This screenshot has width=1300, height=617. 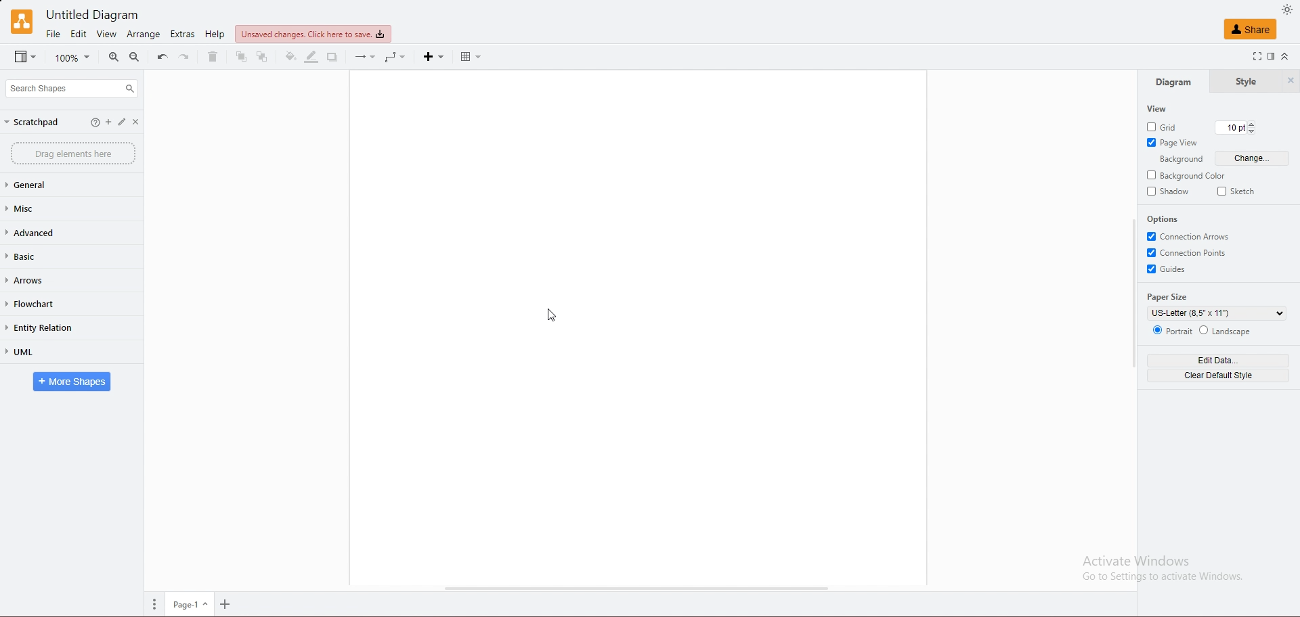 What do you see at coordinates (216, 34) in the screenshot?
I see `help` at bounding box center [216, 34].